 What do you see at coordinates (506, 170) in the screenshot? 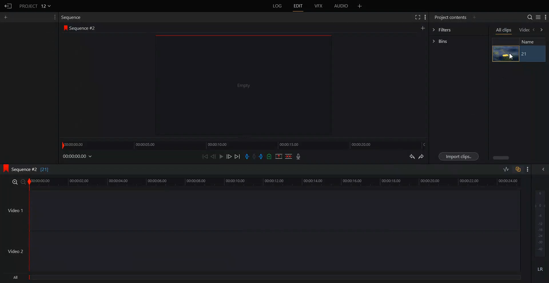
I see `Toggle Audio level editing` at bounding box center [506, 170].